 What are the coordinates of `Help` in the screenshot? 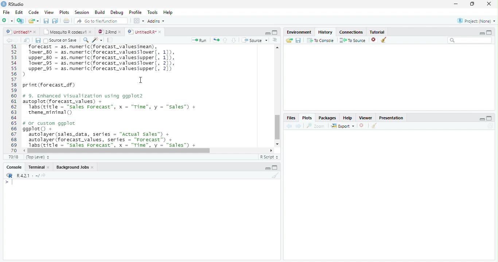 It's located at (348, 118).